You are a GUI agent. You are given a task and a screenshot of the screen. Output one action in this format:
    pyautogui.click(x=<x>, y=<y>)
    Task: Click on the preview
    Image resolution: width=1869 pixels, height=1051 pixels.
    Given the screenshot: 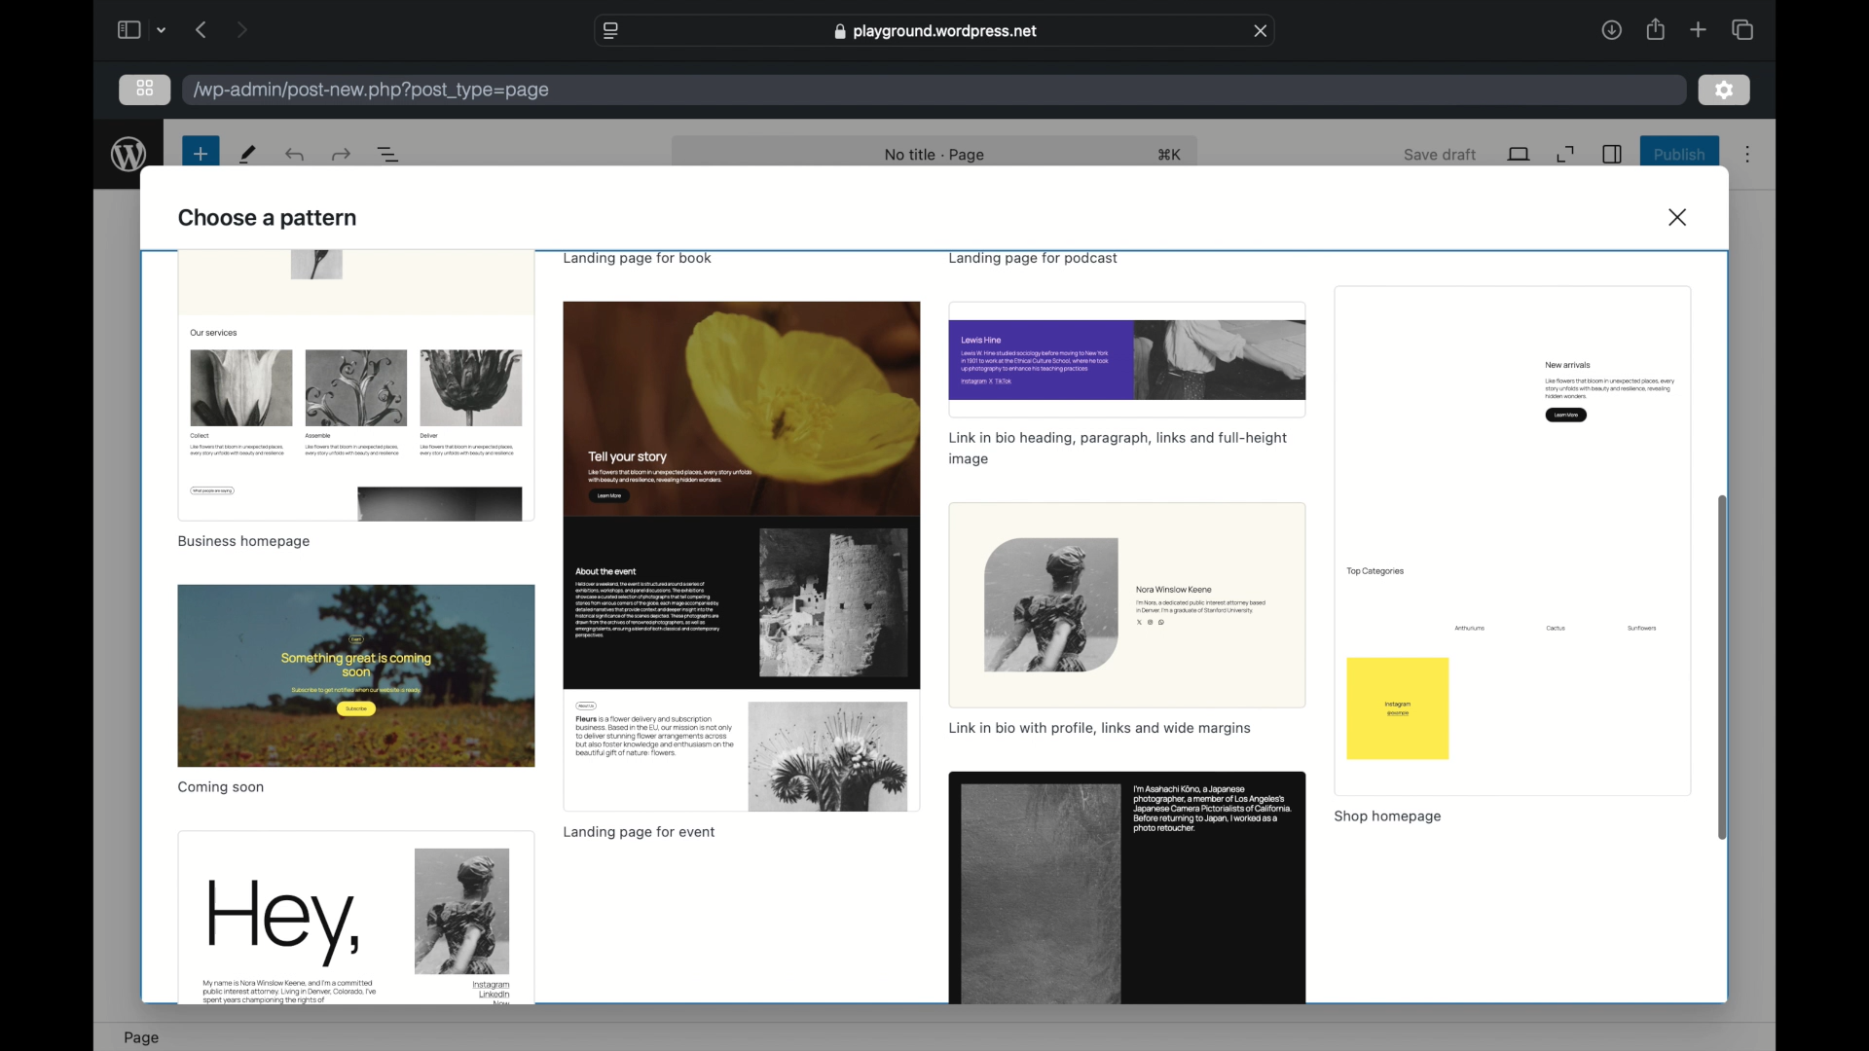 What is the action you would take?
    pyautogui.click(x=1128, y=889)
    